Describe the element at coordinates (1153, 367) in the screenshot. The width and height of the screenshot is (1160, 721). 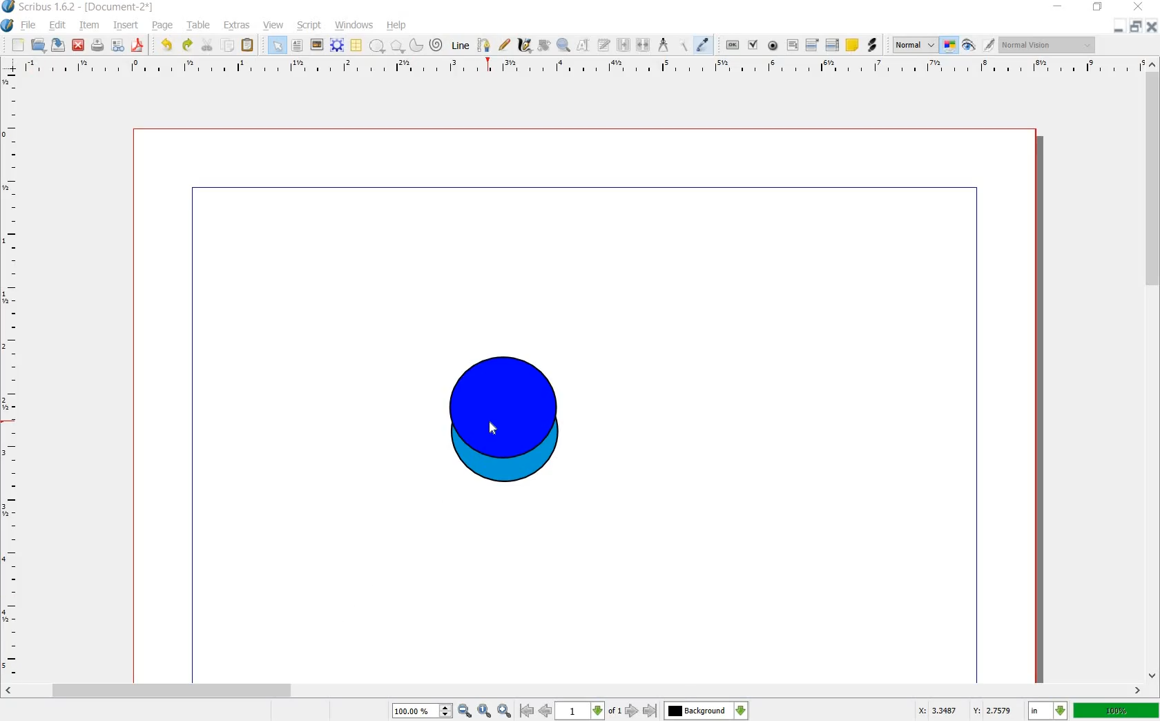
I see `scroll bar` at that location.